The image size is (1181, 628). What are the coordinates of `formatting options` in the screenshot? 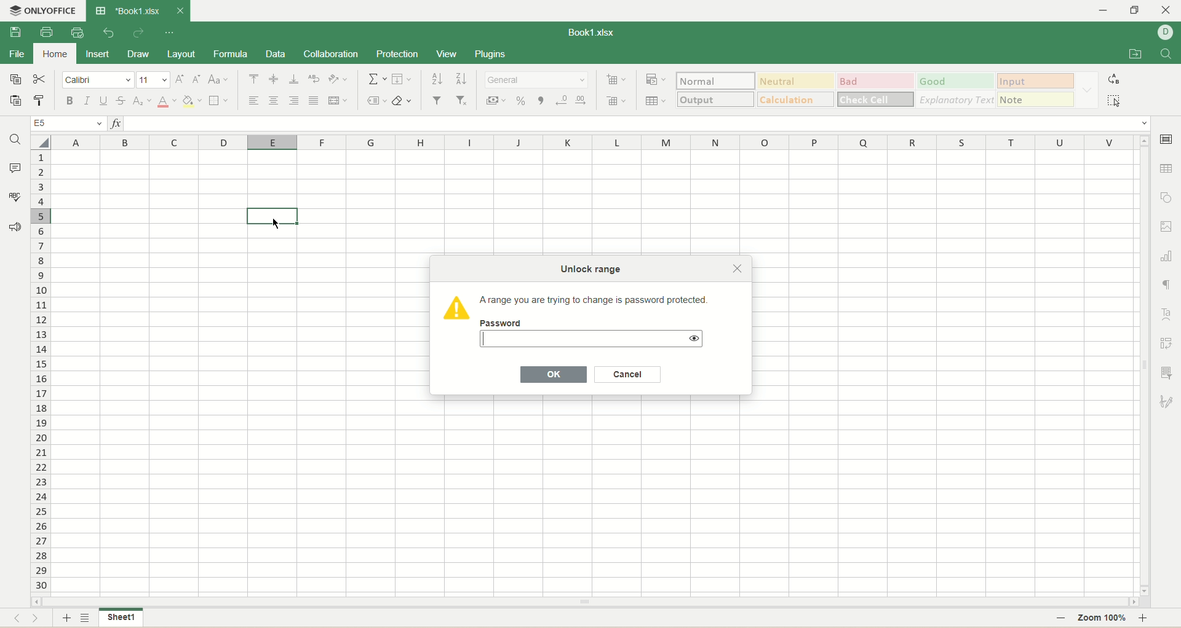 It's located at (1088, 90).